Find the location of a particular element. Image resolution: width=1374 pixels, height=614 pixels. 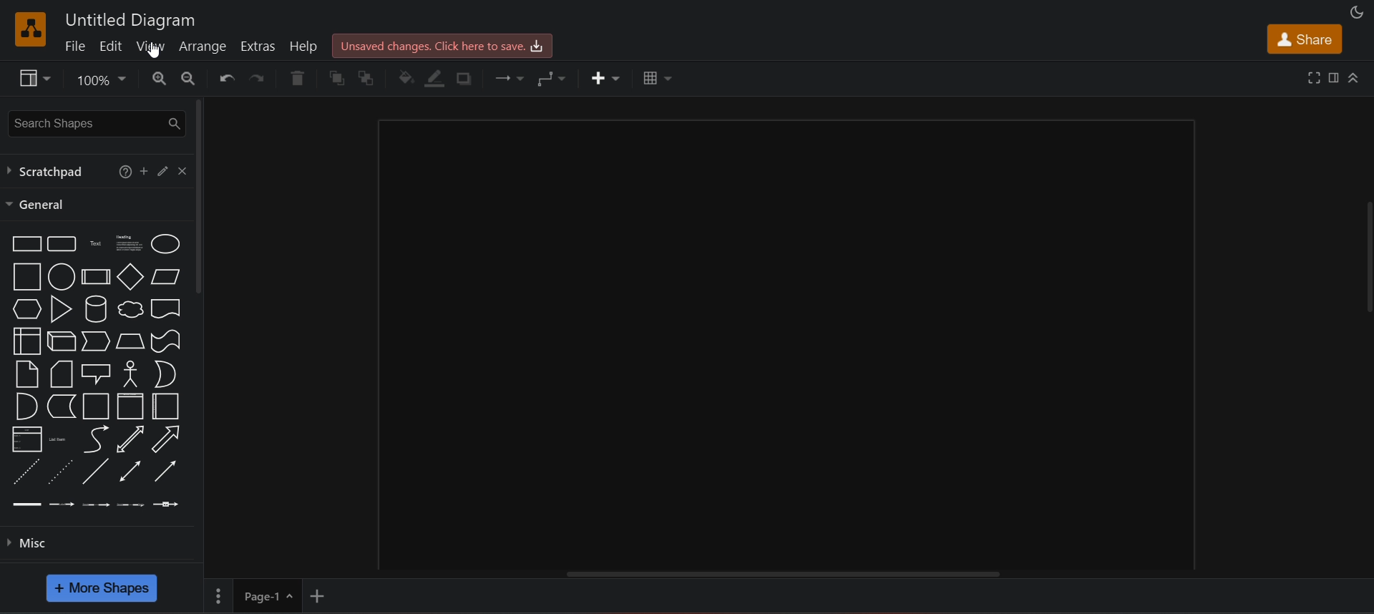

arrow is located at coordinates (168, 439).